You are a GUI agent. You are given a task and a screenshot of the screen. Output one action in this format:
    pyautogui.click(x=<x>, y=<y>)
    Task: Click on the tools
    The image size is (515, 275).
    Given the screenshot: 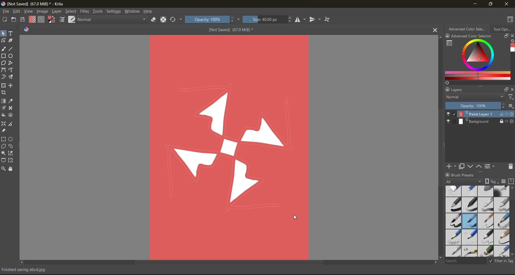 What is the action you would take?
    pyautogui.click(x=4, y=85)
    